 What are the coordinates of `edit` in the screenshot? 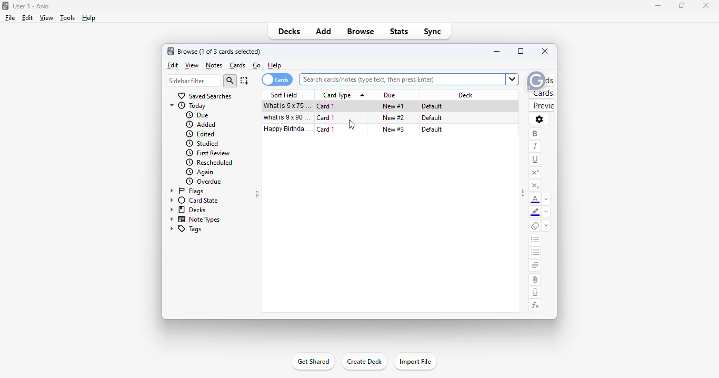 It's located at (28, 18).